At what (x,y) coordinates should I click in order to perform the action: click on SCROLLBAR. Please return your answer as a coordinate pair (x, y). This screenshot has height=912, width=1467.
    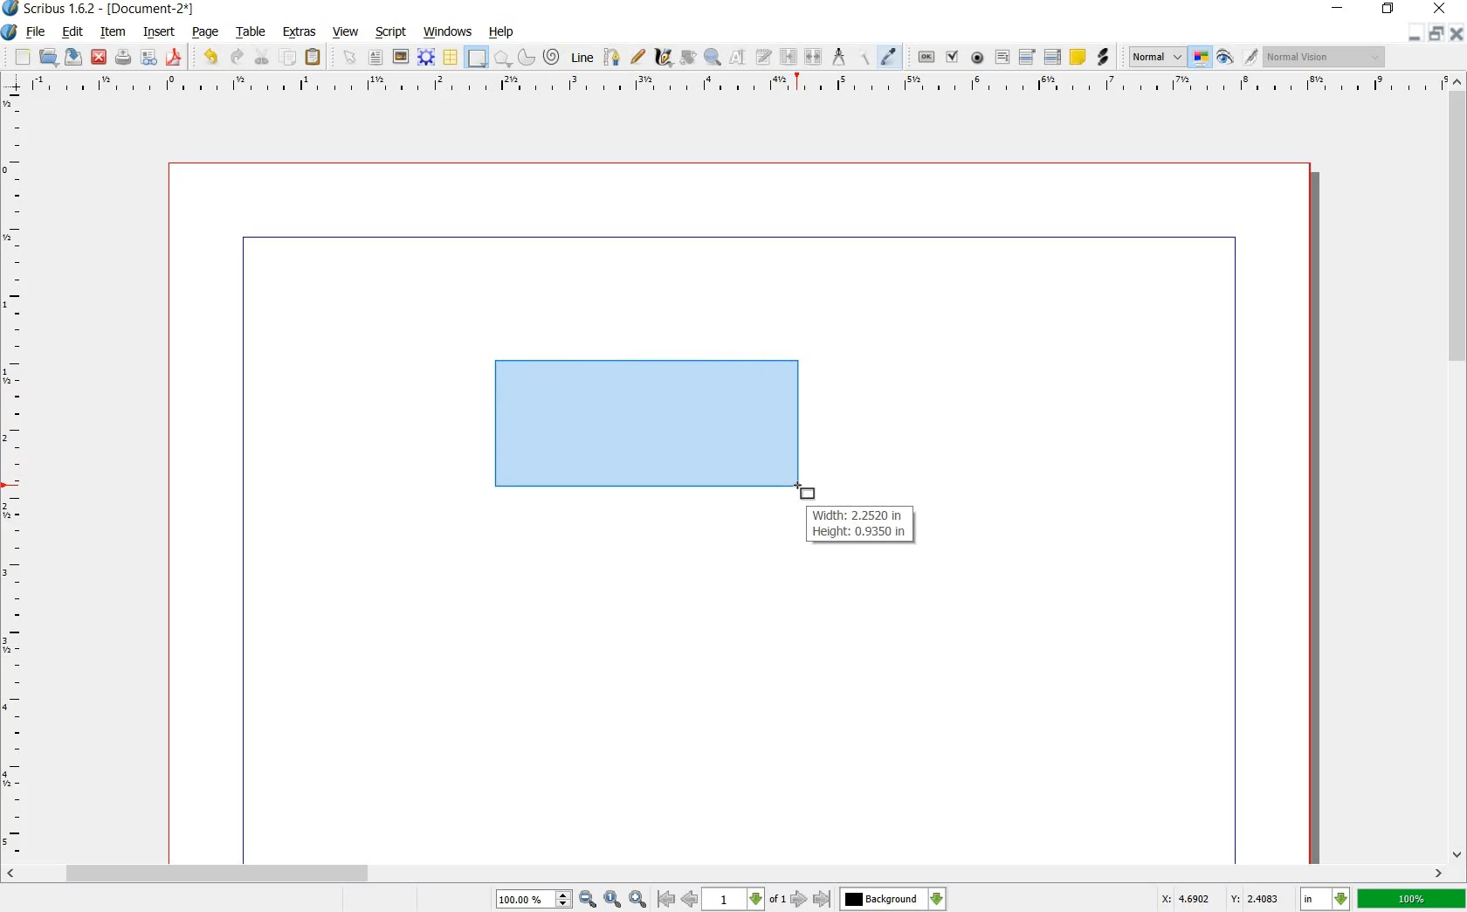
    Looking at the image, I should click on (1458, 468).